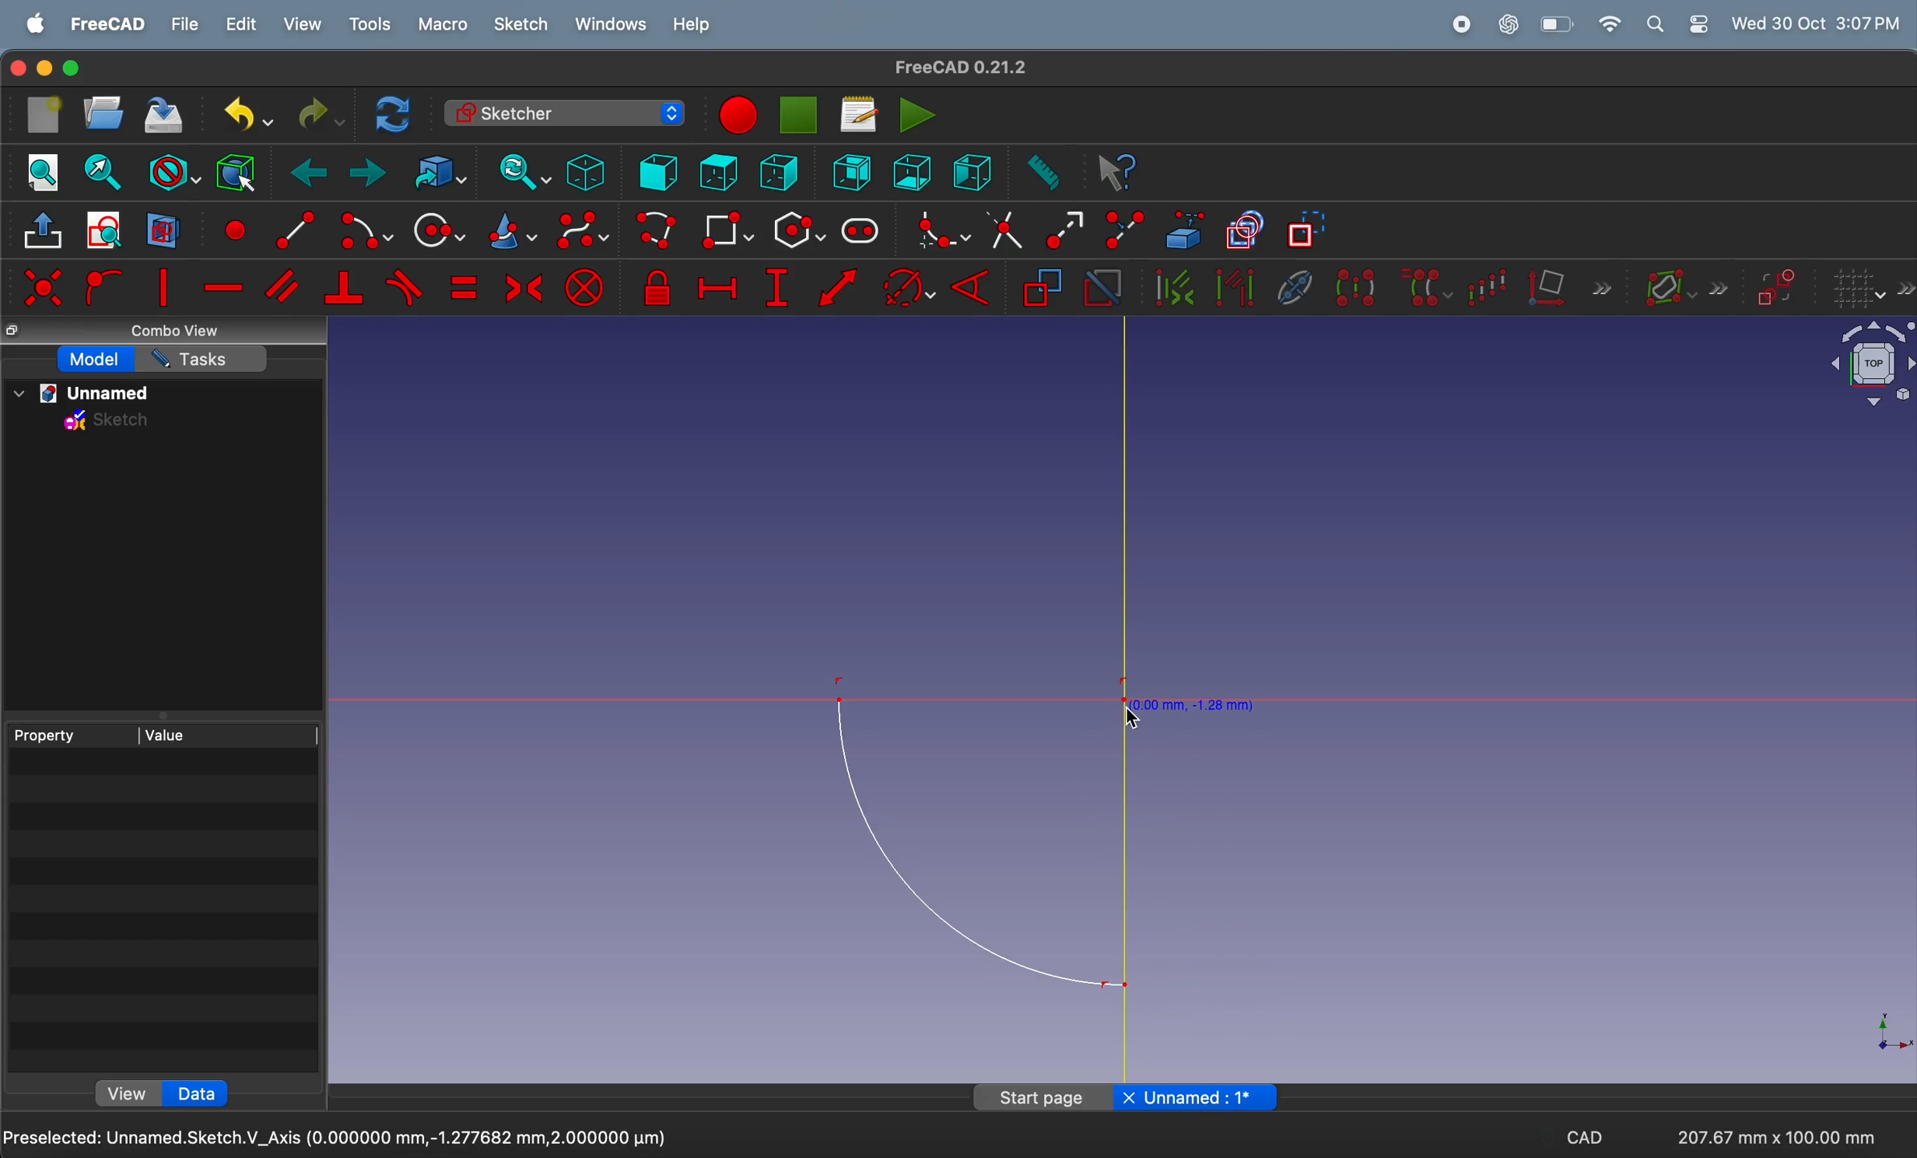 Image resolution: width=1917 pixels, height=1158 pixels. What do you see at coordinates (165, 118) in the screenshot?
I see `save` at bounding box center [165, 118].